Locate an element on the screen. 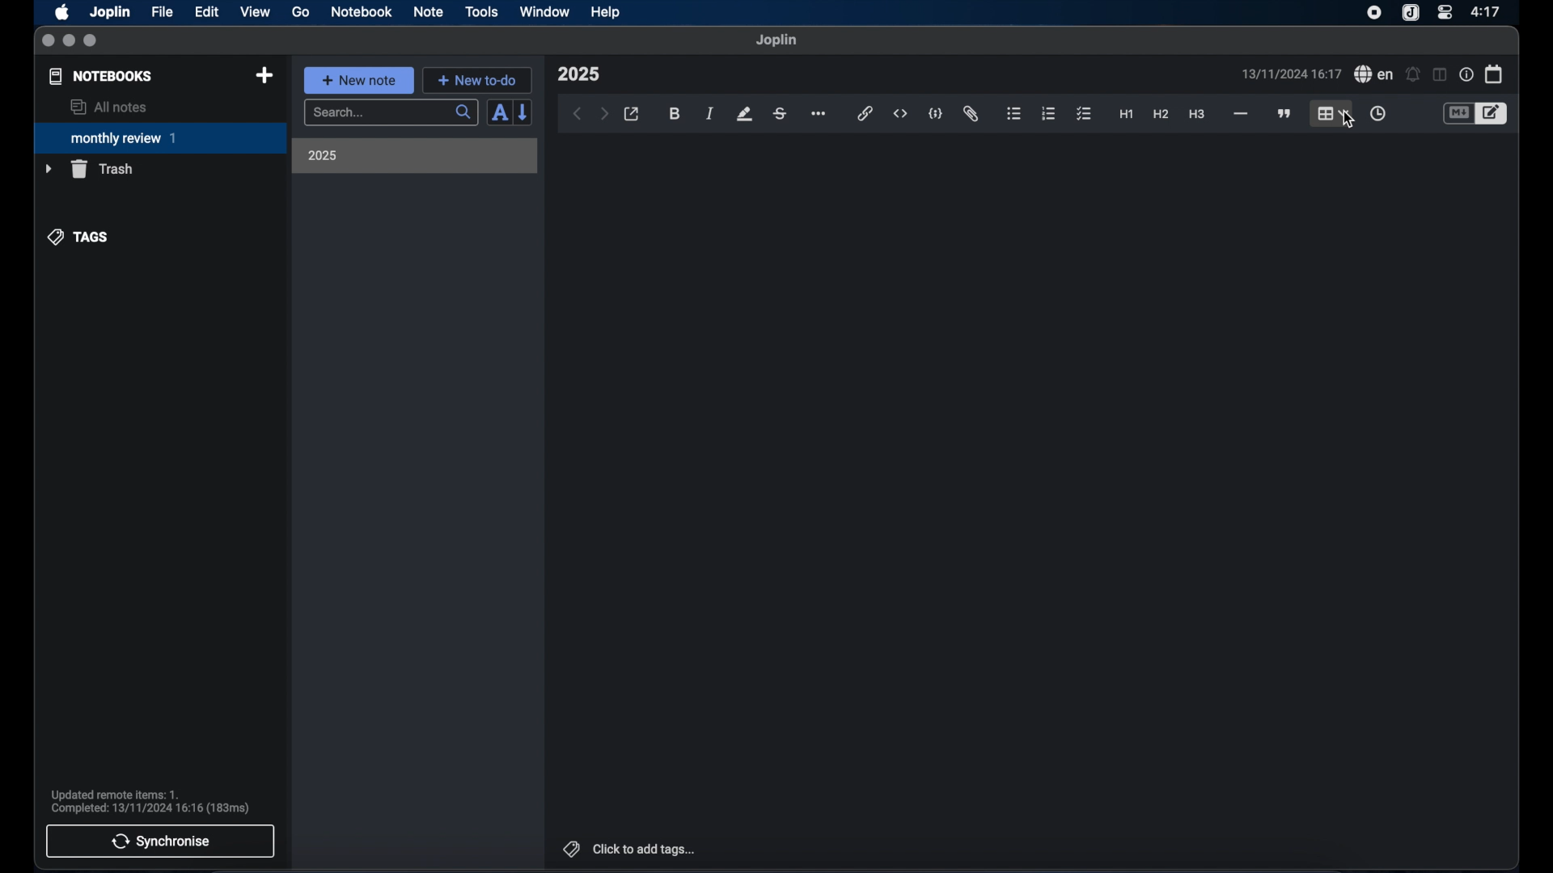  highlight is located at coordinates (744, 114).